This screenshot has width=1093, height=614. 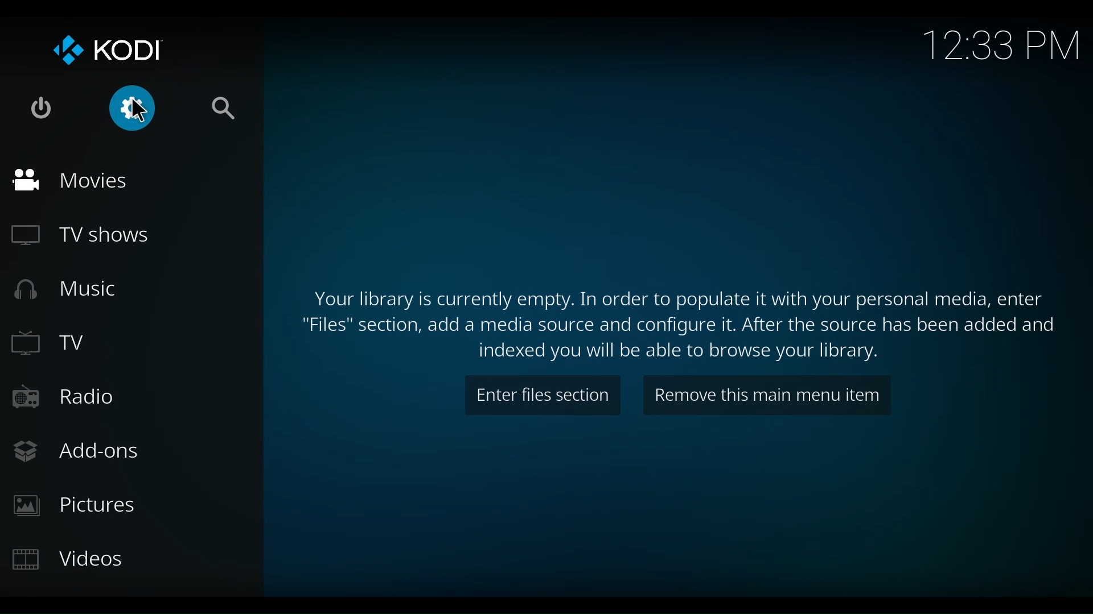 I want to click on Time, so click(x=1000, y=46).